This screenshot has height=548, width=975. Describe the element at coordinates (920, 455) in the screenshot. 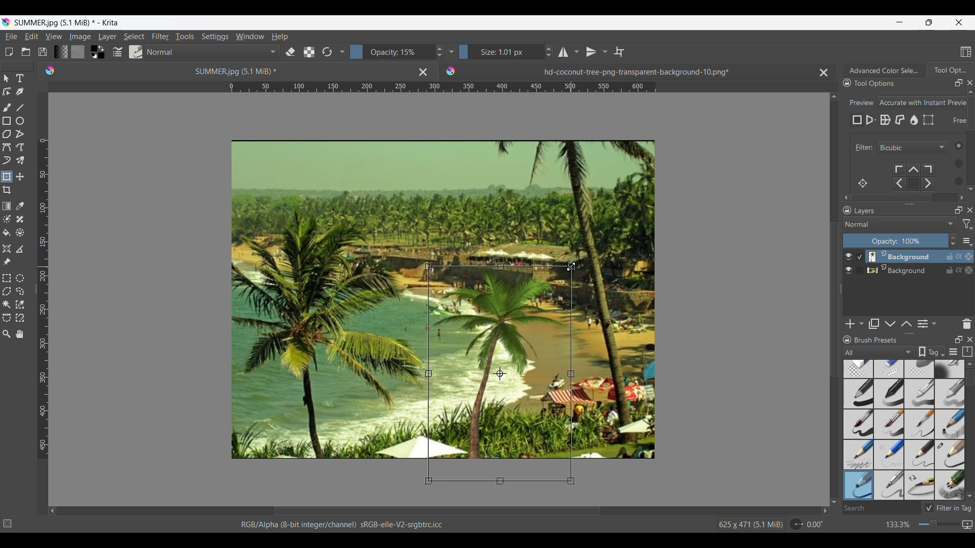

I see `pencil 2` at that location.